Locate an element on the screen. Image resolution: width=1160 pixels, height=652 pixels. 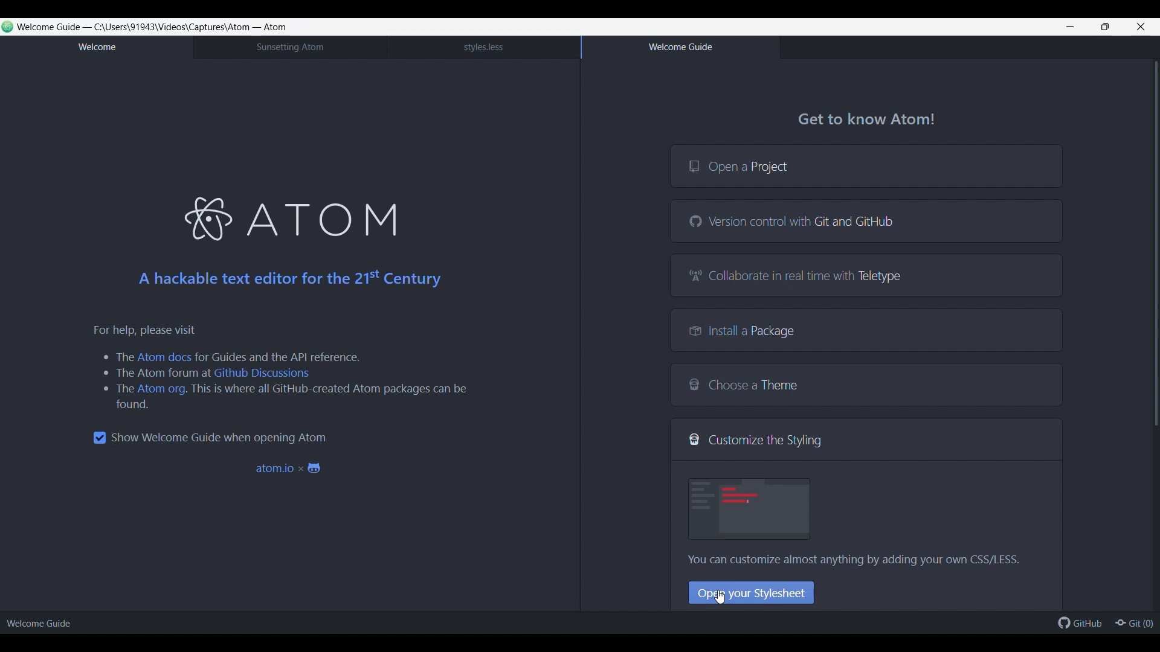
- Atom is located at coordinates (271, 27).